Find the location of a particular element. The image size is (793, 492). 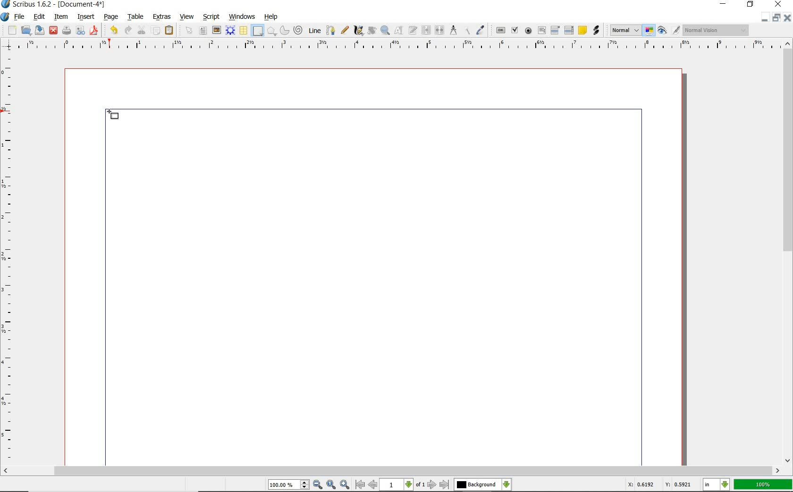

in is located at coordinates (717, 484).